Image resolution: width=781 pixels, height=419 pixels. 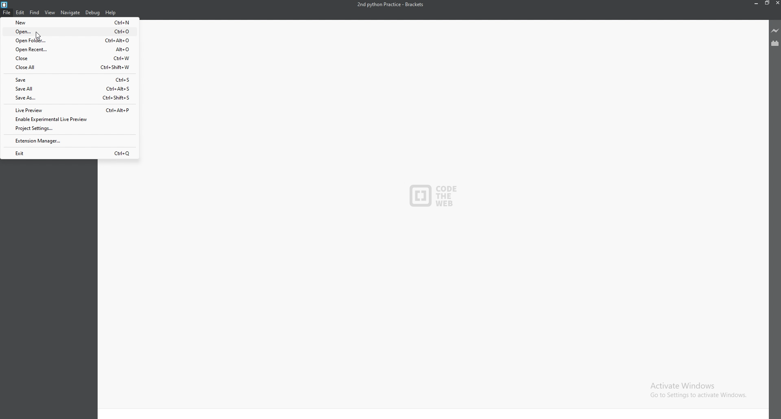 What do you see at coordinates (70, 153) in the screenshot?
I see `exit` at bounding box center [70, 153].